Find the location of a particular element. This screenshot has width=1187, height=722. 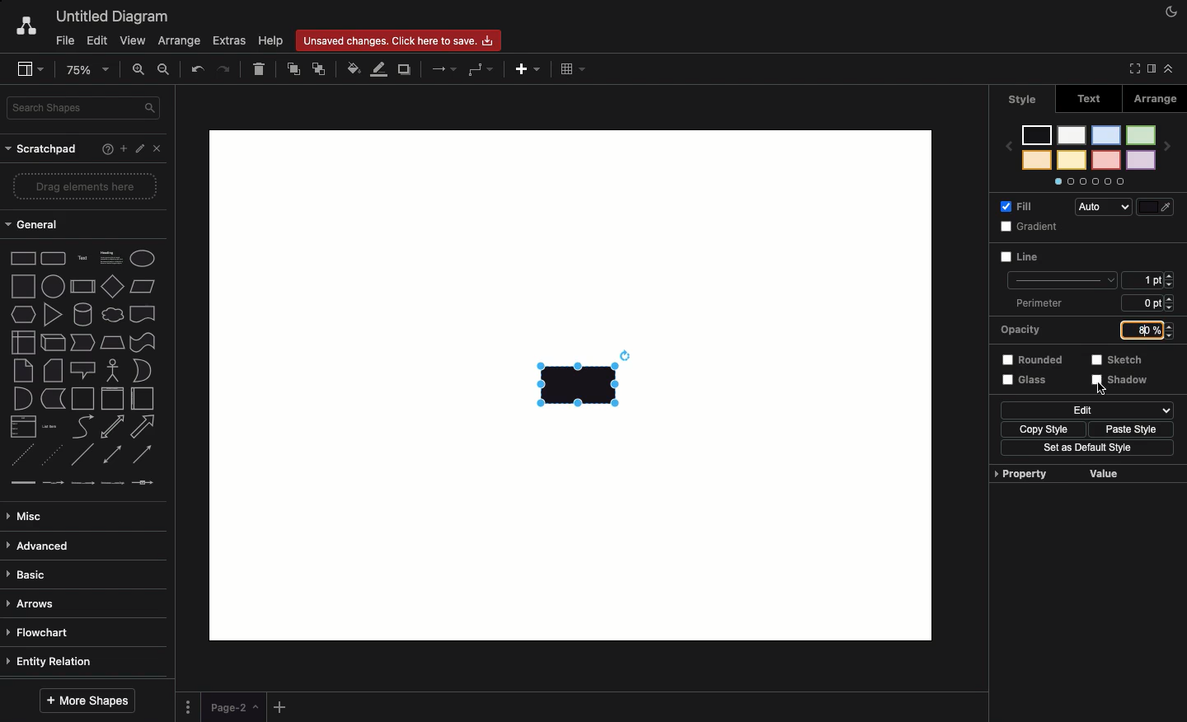

trapezoid is located at coordinates (110, 344).